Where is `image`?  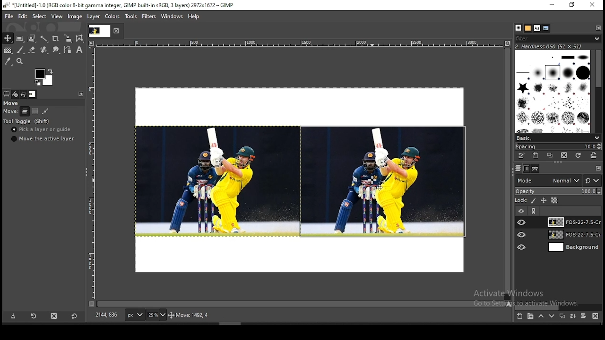 image is located at coordinates (216, 181).